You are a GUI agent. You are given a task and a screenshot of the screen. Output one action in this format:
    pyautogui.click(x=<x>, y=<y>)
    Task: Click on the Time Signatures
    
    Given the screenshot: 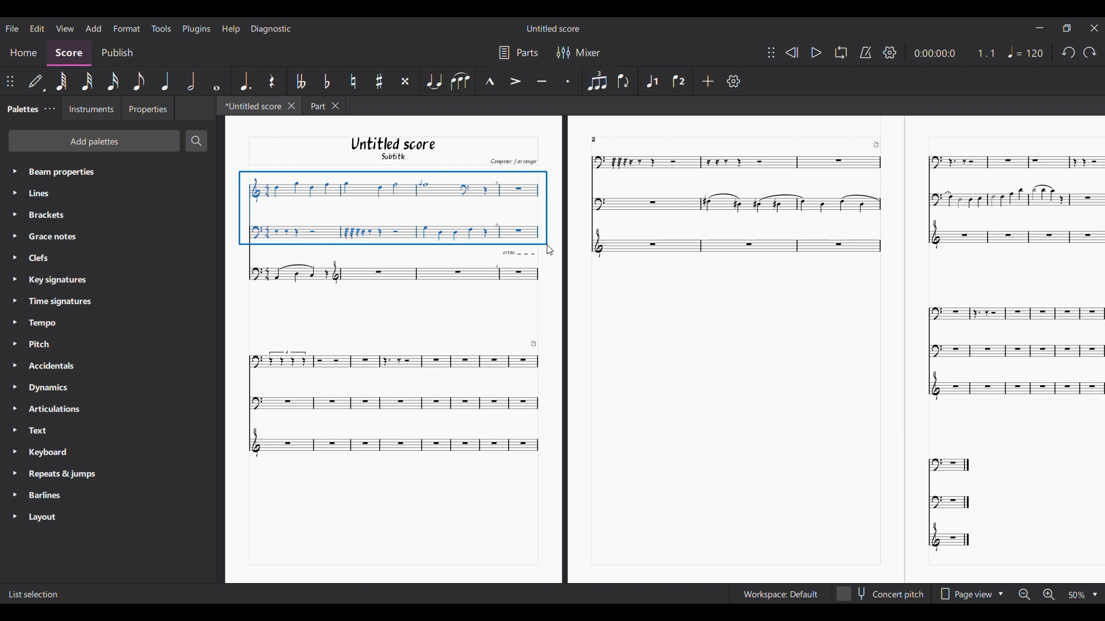 What is the action you would take?
    pyautogui.click(x=60, y=301)
    